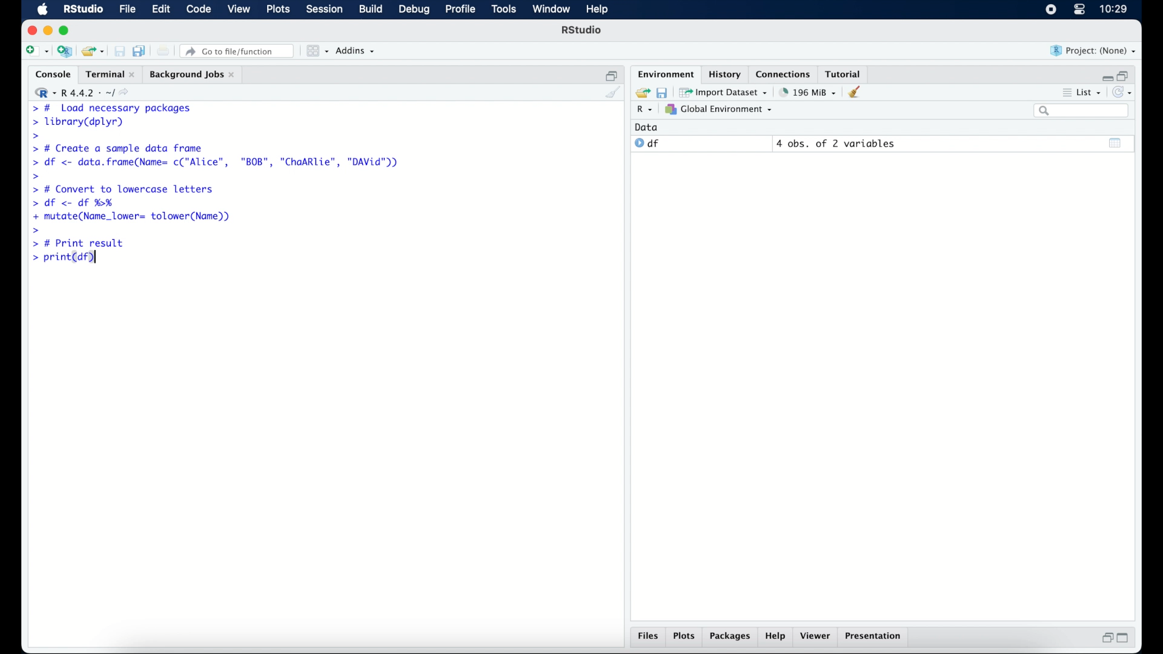 Image resolution: width=1163 pixels, height=654 pixels. I want to click on command prompt, so click(36, 230).